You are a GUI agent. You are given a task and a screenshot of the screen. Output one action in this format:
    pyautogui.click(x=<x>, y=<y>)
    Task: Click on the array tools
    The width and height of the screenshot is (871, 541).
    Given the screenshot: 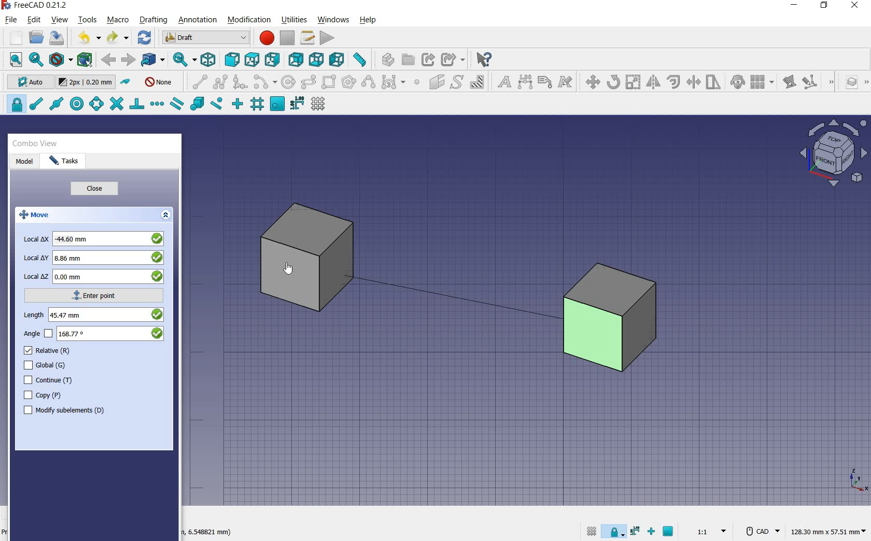 What is the action you would take?
    pyautogui.click(x=761, y=81)
    